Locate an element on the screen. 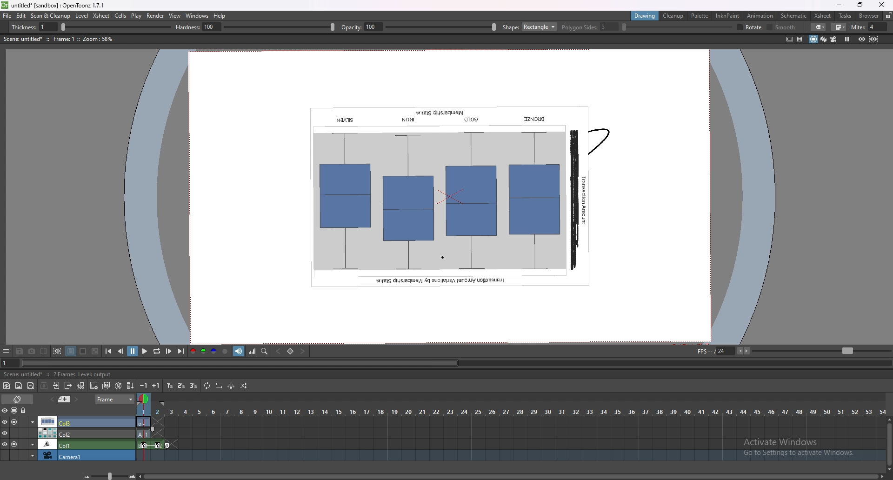 This screenshot has width=893, height=480. reframe on 3s is located at coordinates (193, 386).